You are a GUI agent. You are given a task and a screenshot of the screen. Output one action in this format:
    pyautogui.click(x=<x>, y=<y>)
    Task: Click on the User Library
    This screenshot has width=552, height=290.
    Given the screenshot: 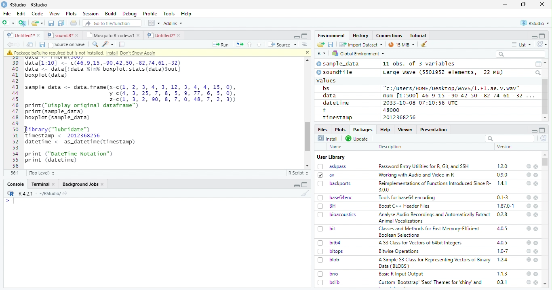 What is the action you would take?
    pyautogui.click(x=331, y=157)
    